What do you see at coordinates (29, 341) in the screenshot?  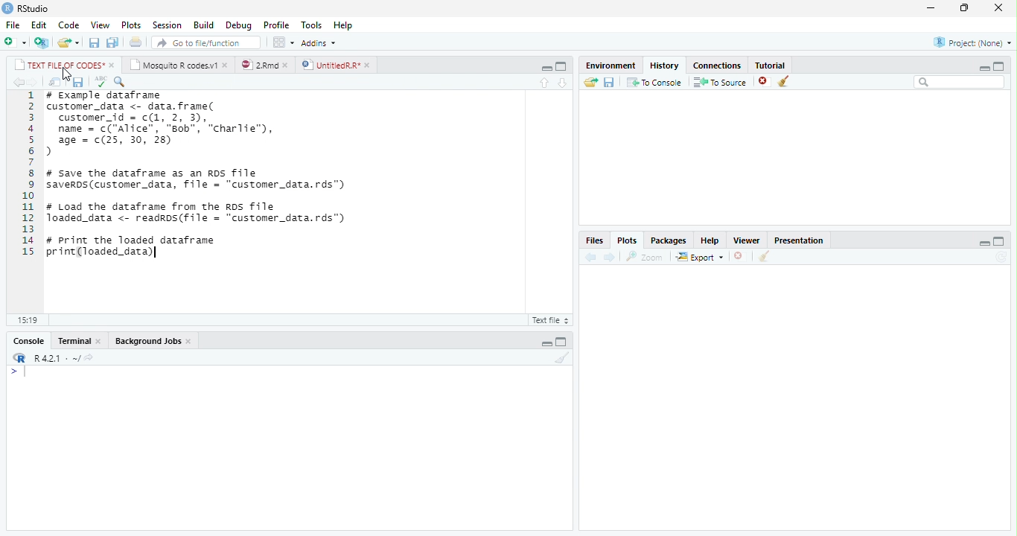 I see `Console` at bounding box center [29, 341].